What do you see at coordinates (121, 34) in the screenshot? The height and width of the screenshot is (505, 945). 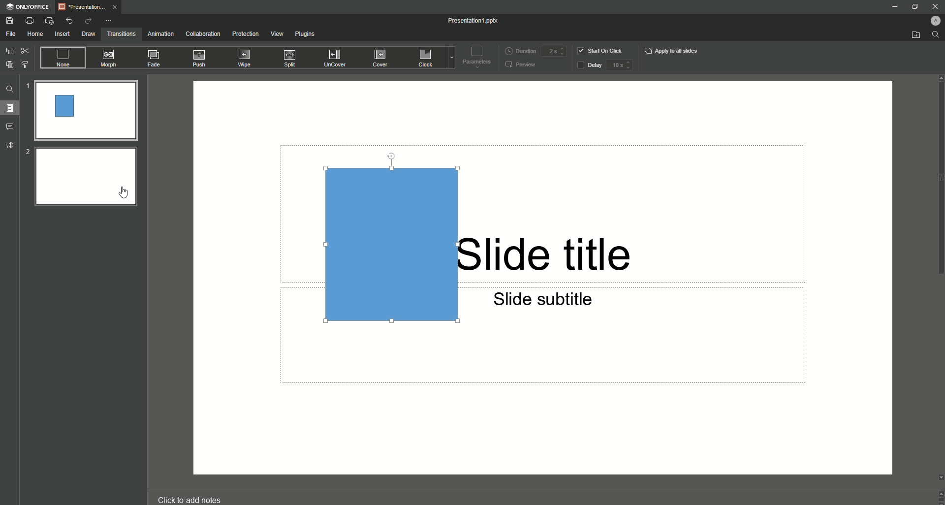 I see `Transitions` at bounding box center [121, 34].